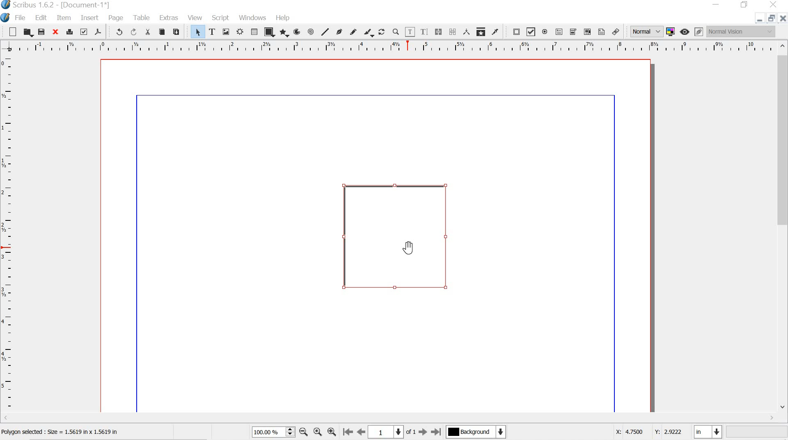  I want to click on go to previous page, so click(362, 432).